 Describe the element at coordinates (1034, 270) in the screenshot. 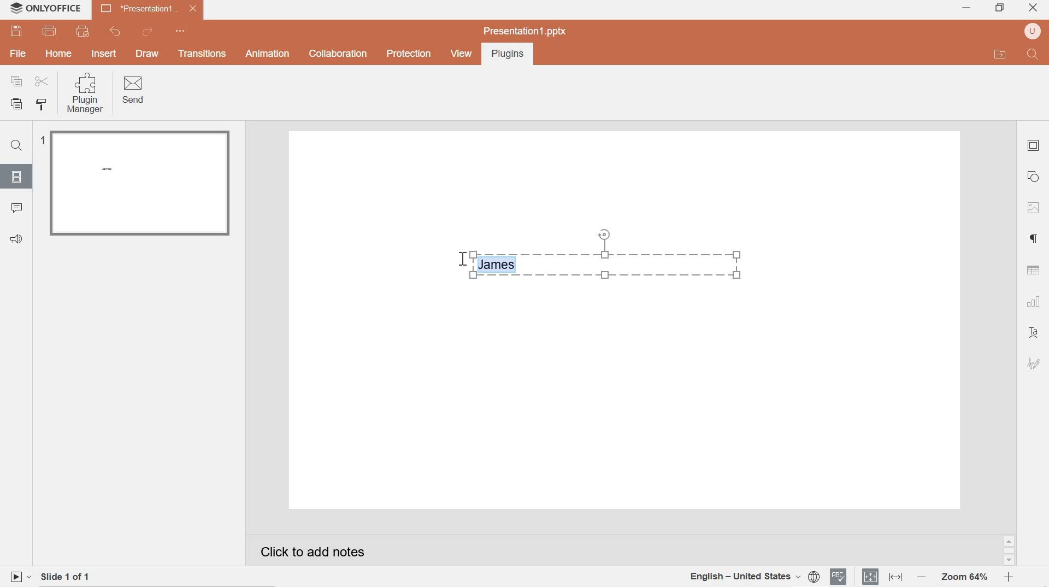

I see `table` at that location.